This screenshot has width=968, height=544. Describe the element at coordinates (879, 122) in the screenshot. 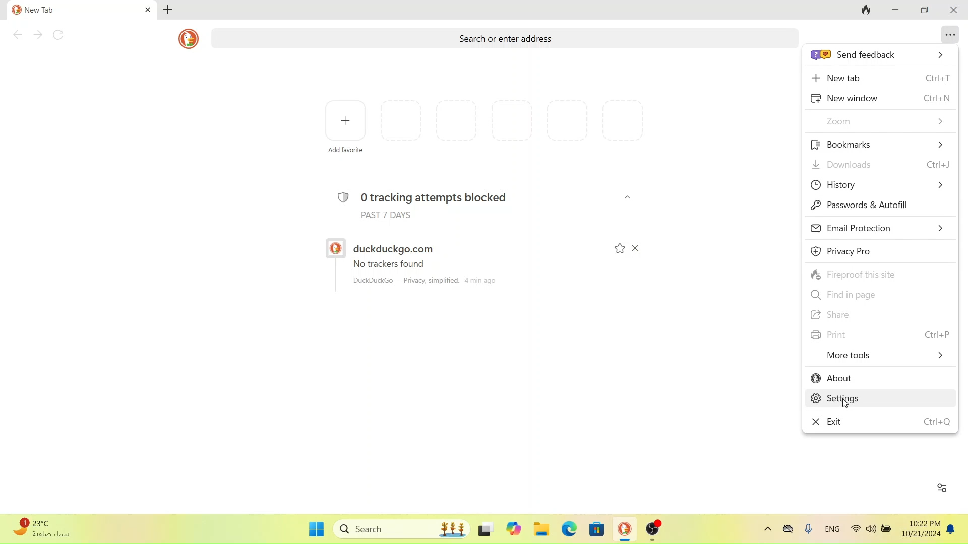

I see `zoom` at that location.